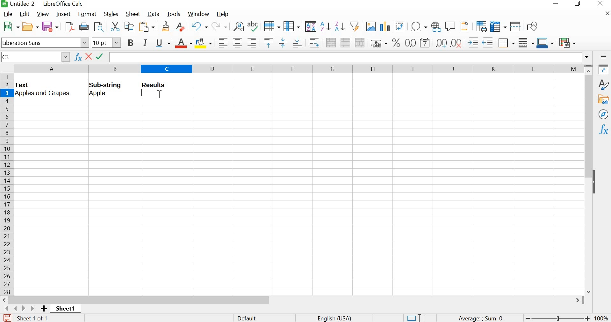 This screenshot has height=322, width=611. What do you see at coordinates (412, 317) in the screenshot?
I see `standard selection` at bounding box center [412, 317].